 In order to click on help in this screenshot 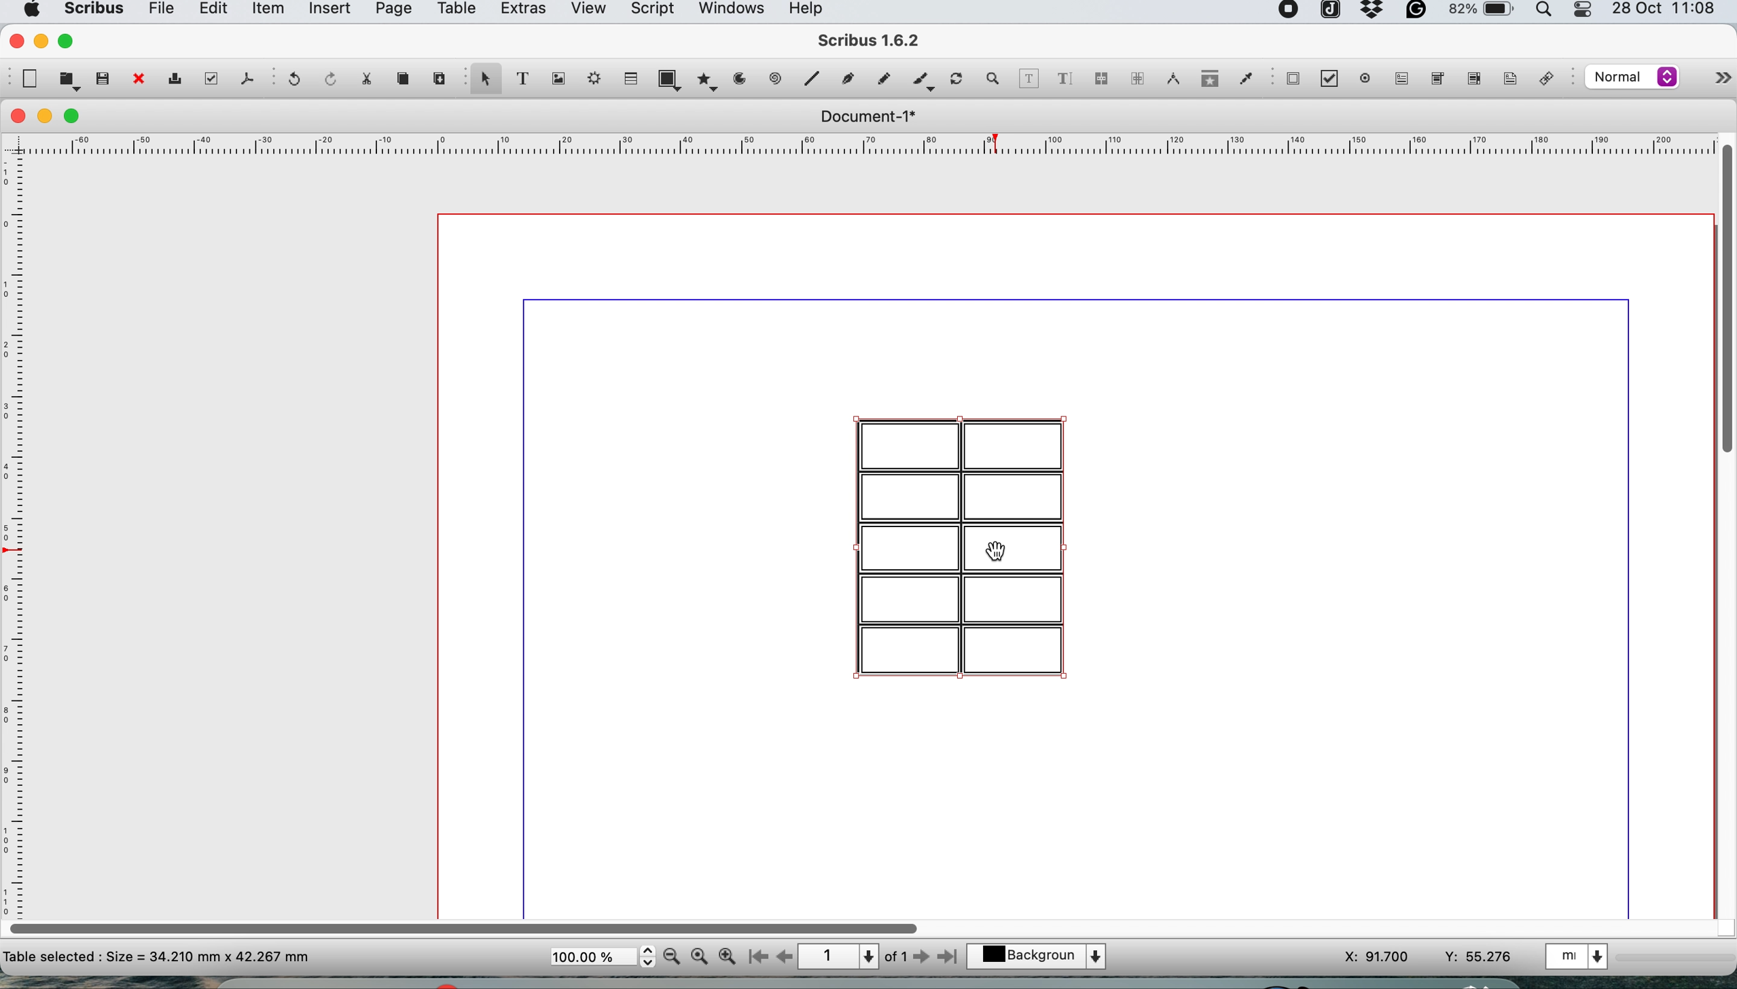, I will do `click(812, 10)`.